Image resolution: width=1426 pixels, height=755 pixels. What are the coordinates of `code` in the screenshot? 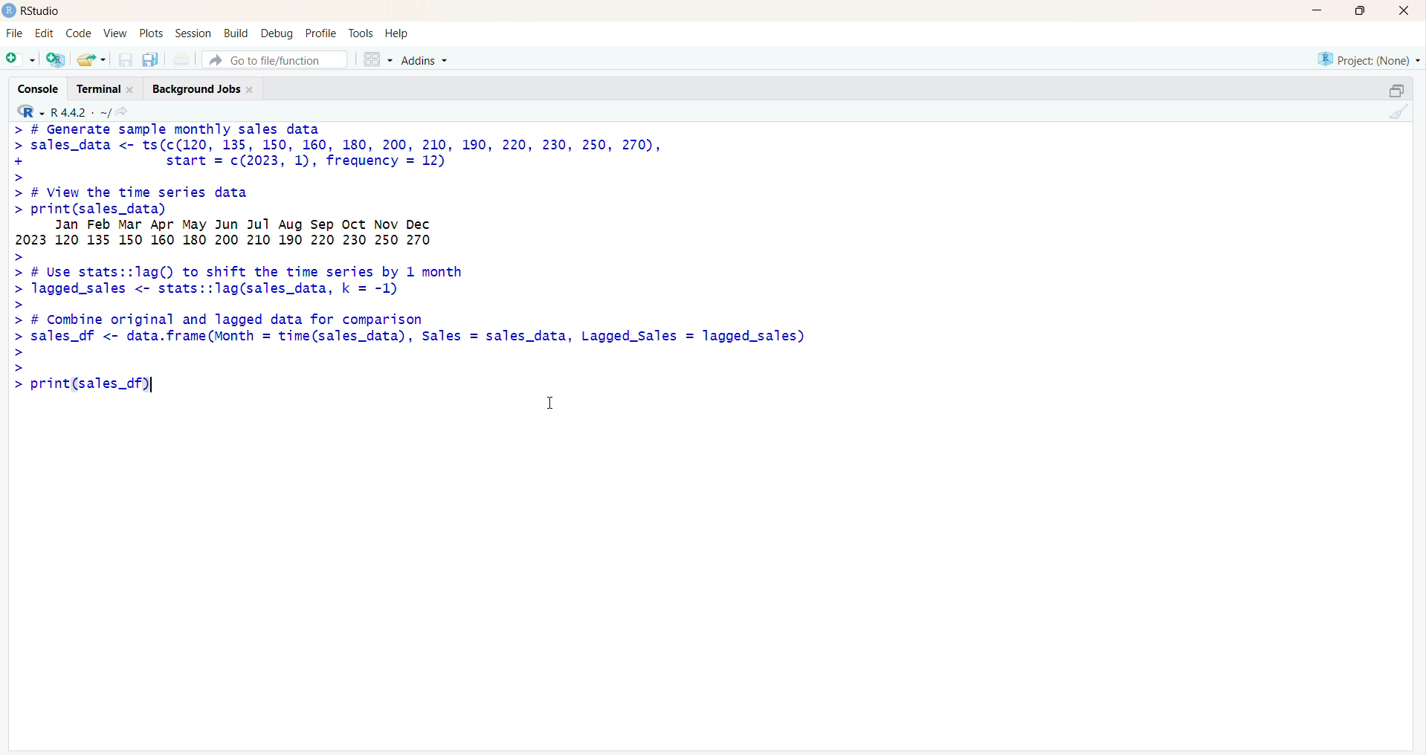 It's located at (80, 34).